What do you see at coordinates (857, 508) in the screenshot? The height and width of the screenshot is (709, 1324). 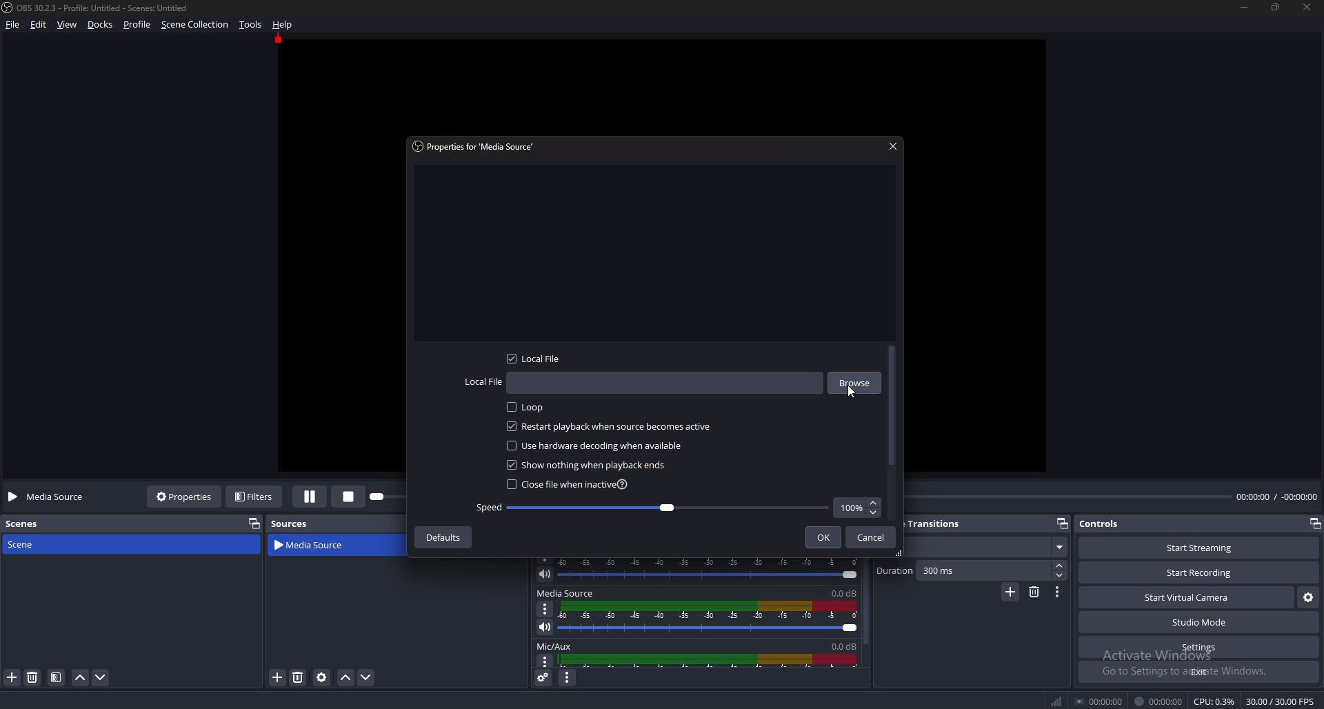 I see `speed` at bounding box center [857, 508].